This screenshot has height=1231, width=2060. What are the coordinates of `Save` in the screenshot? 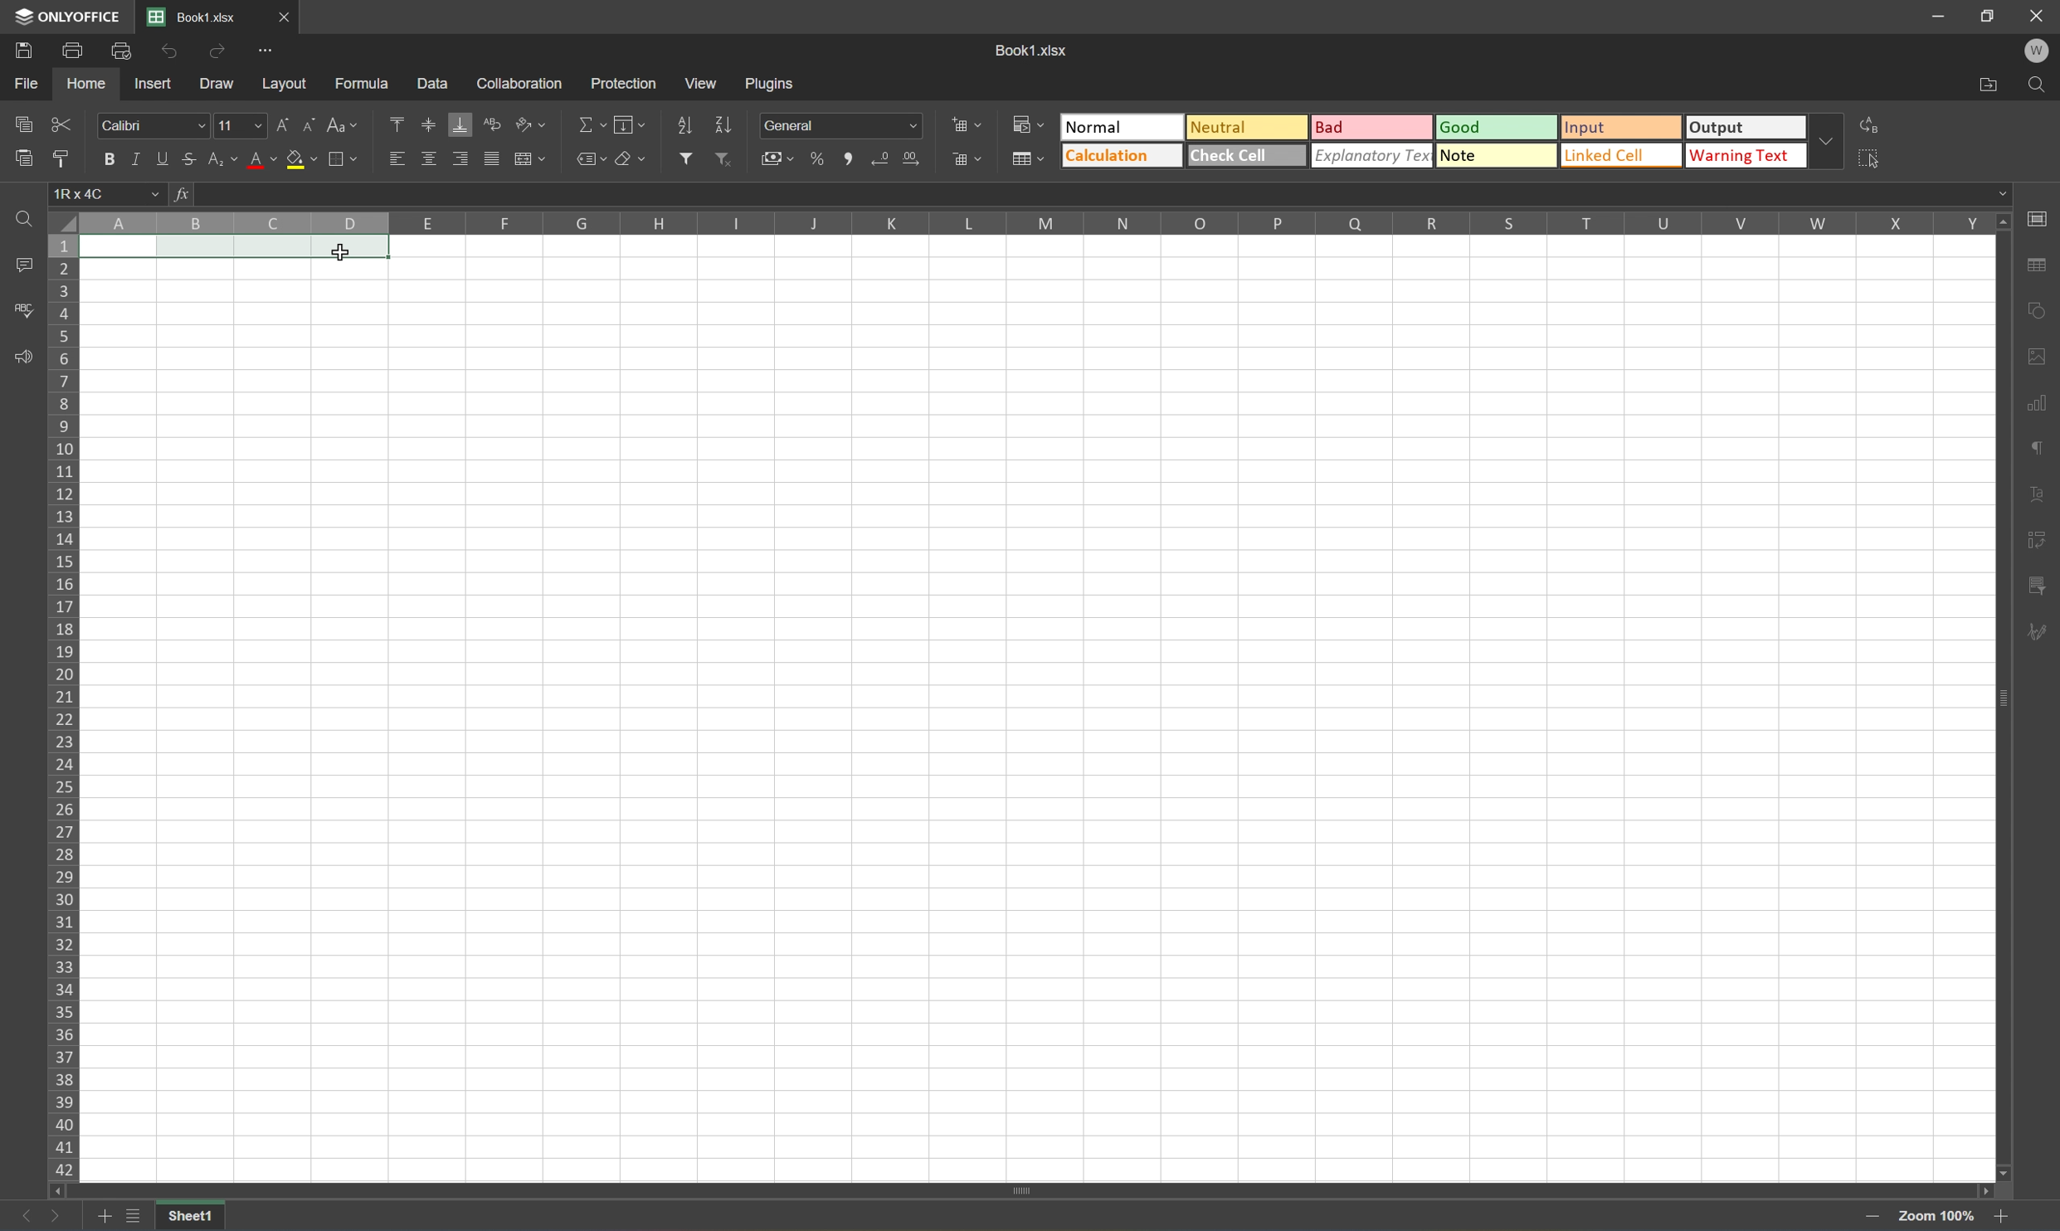 It's located at (19, 52).